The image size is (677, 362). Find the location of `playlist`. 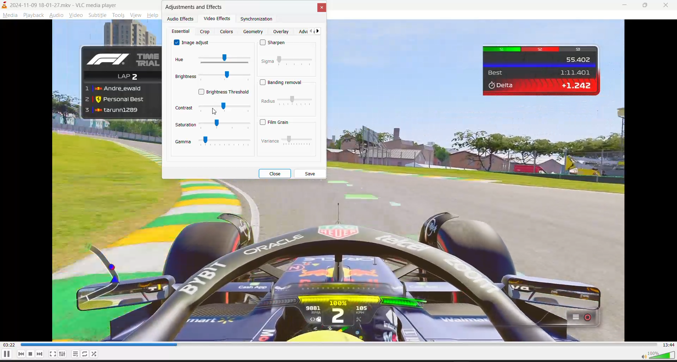

playlist is located at coordinates (75, 354).